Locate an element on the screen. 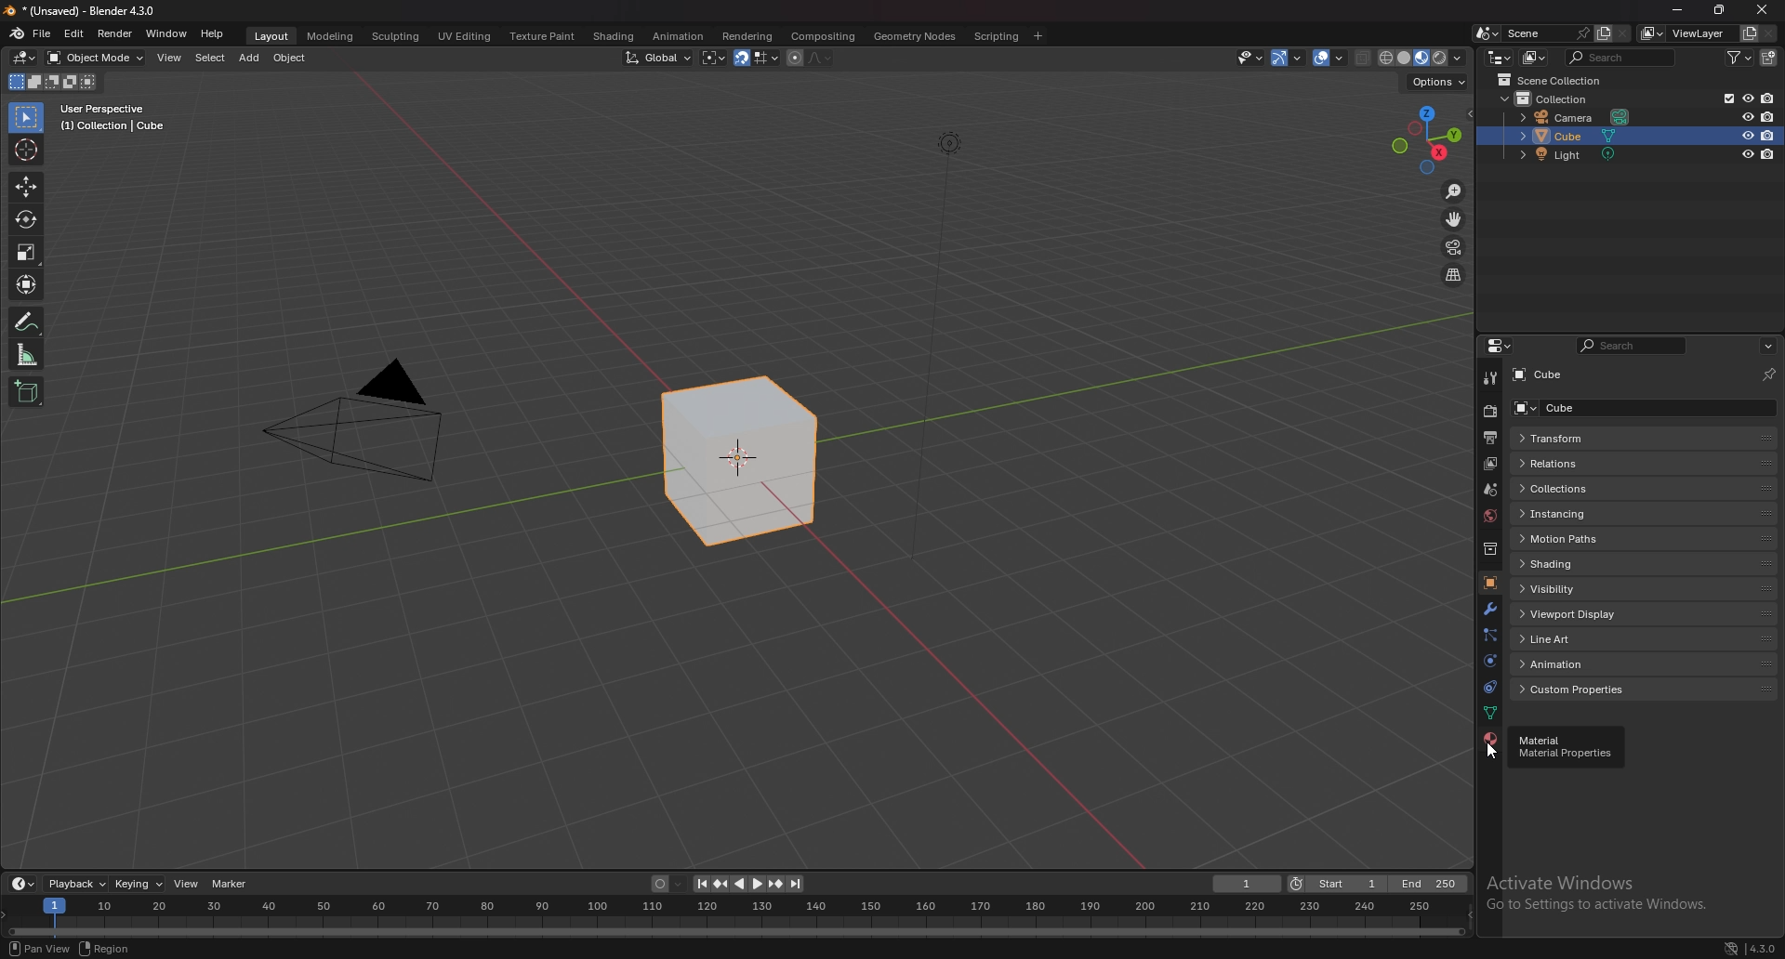  output is located at coordinates (1488, 438).